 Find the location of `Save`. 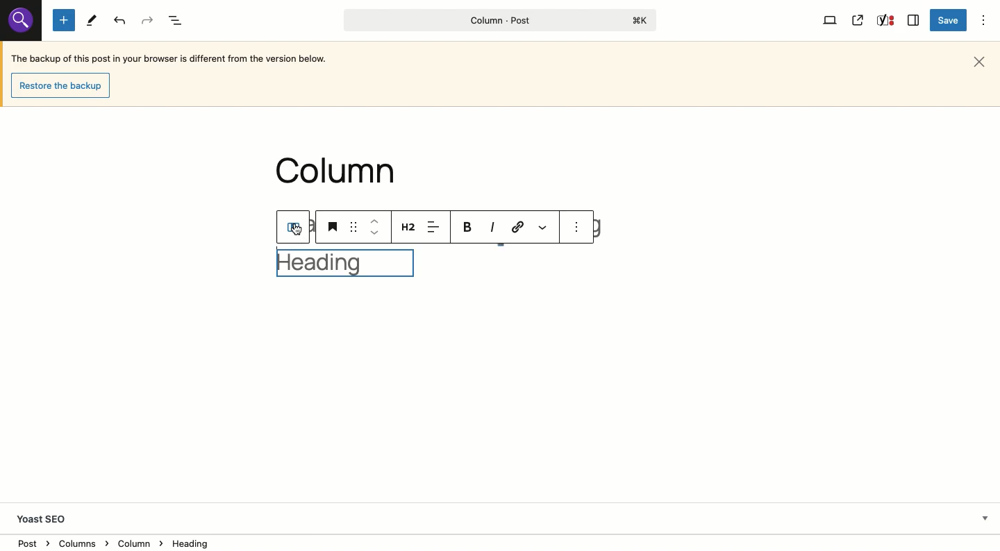

Save is located at coordinates (950, 21).